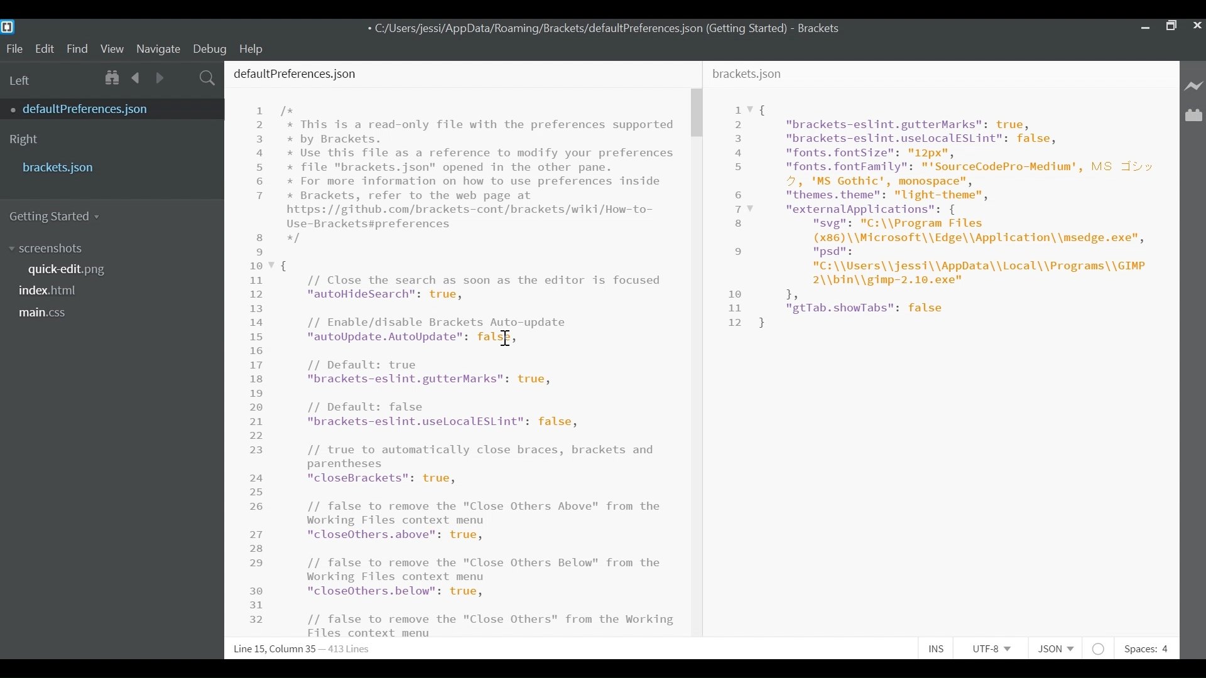 The width and height of the screenshot is (1206, 678). I want to click on Screenshot, so click(48, 249).